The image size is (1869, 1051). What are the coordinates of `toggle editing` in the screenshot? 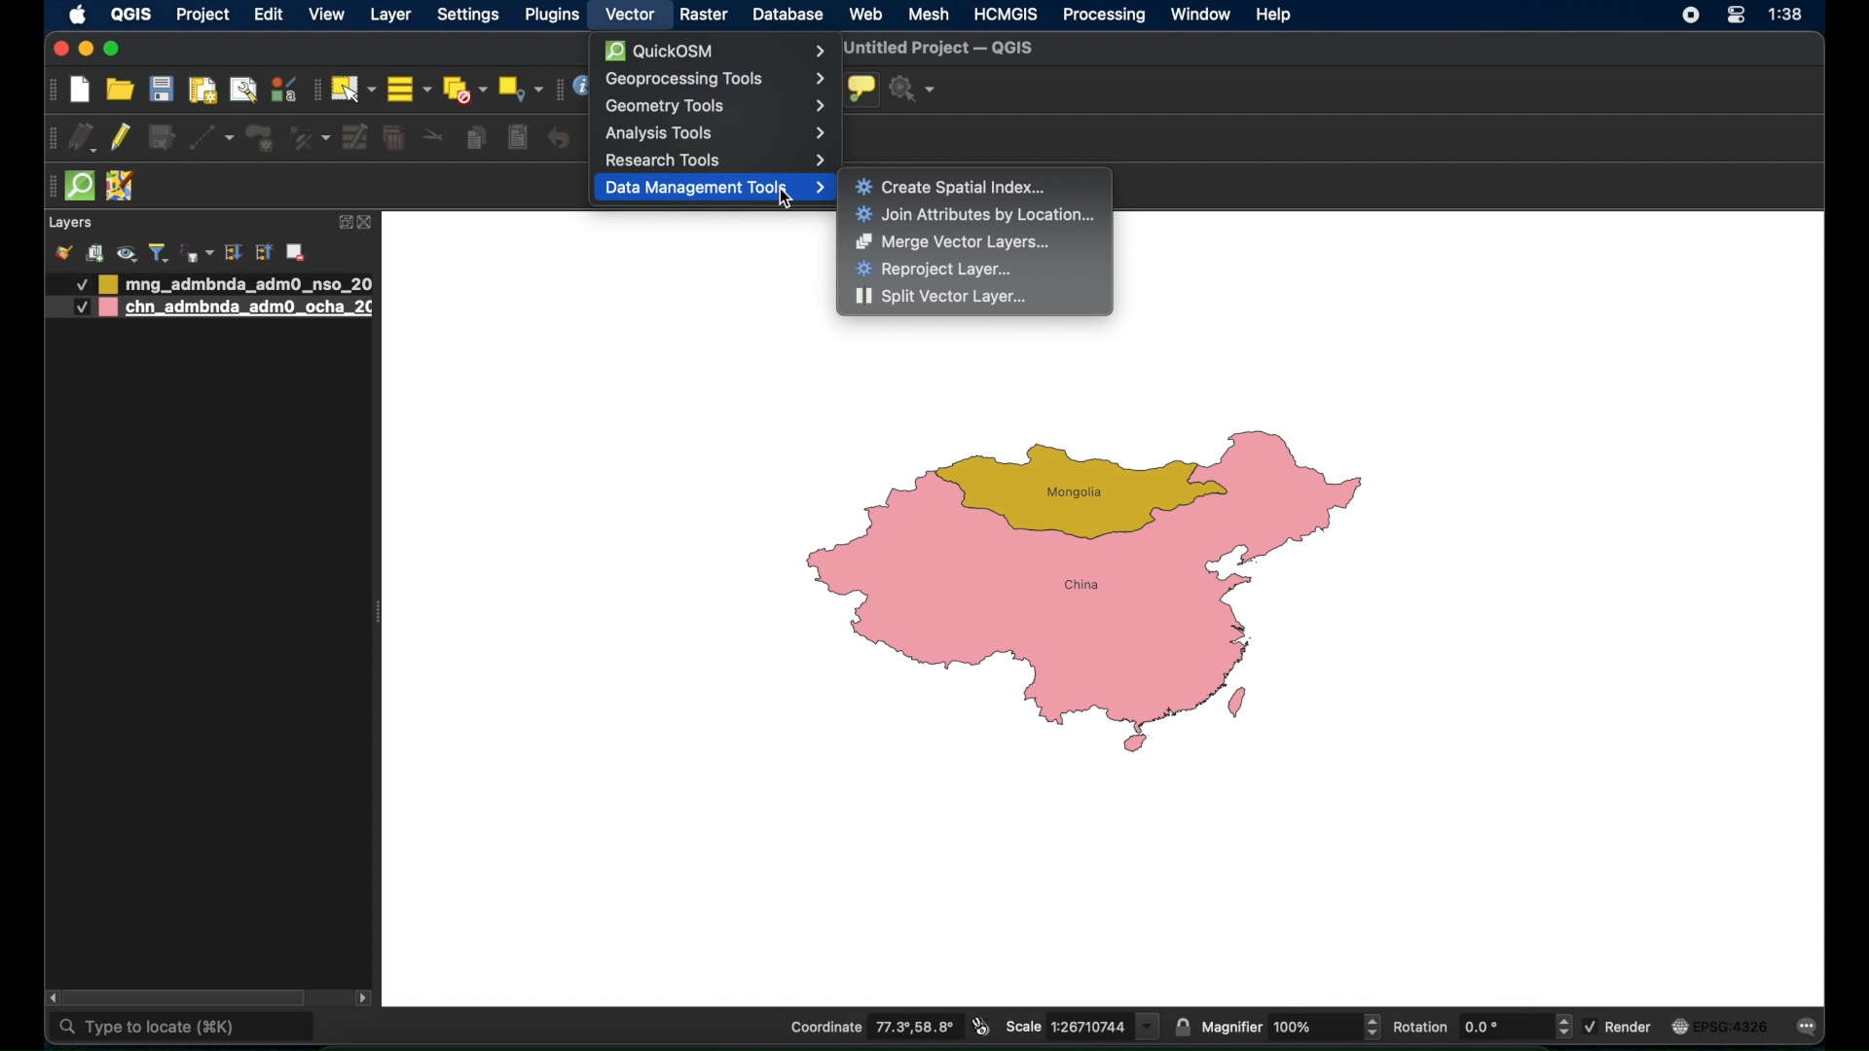 It's located at (122, 140).